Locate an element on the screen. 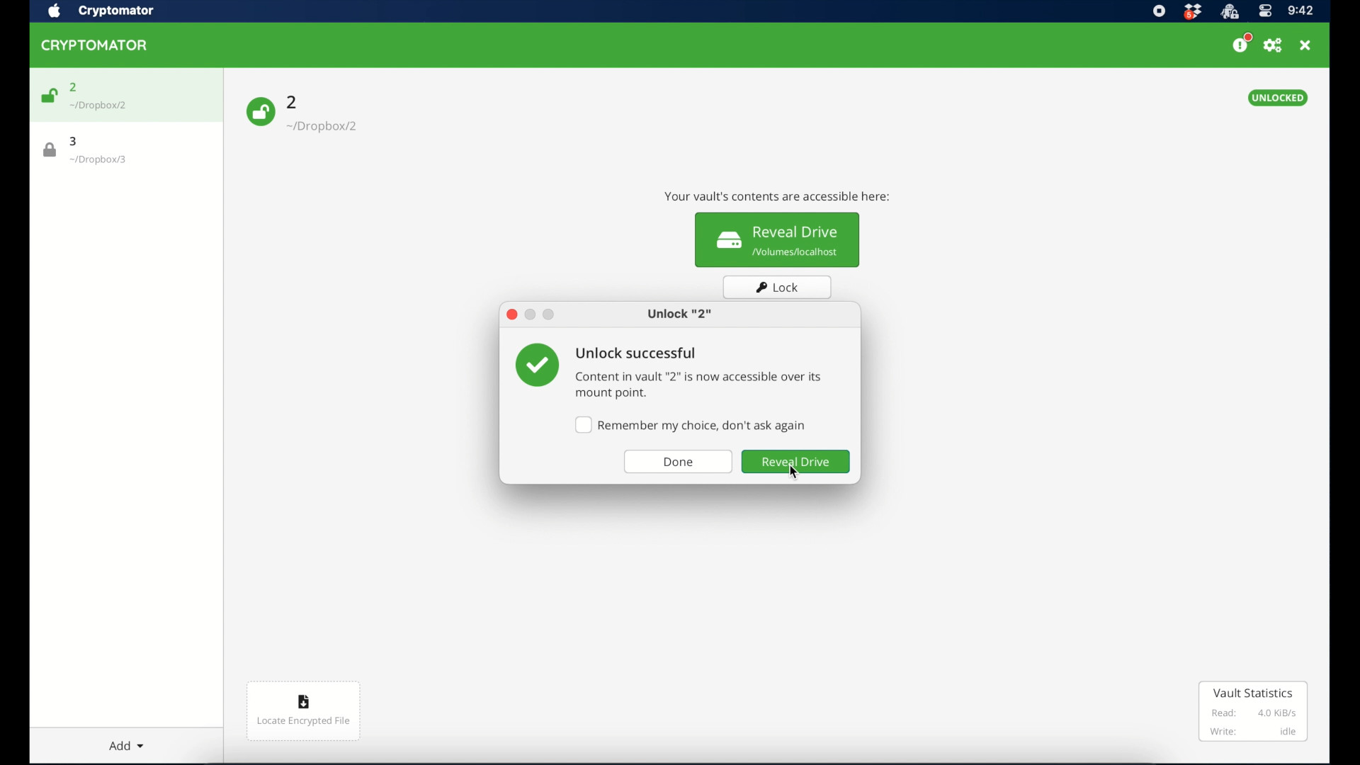 This screenshot has width=1360, height=765. checkmark is located at coordinates (538, 365).